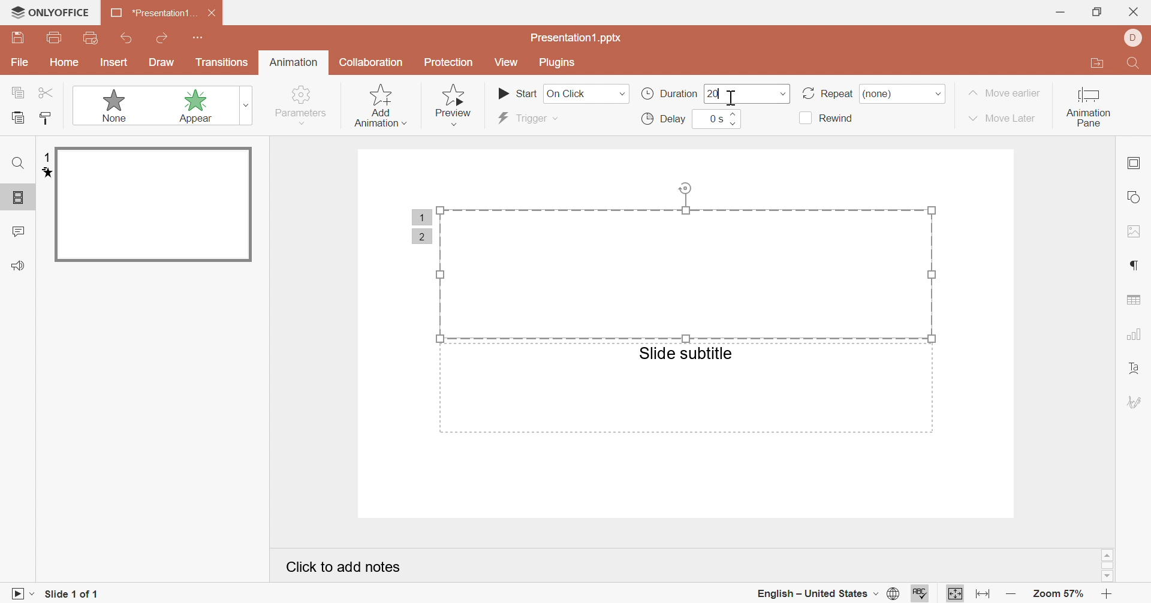 This screenshot has width=1151, height=603. I want to click on save, so click(18, 37).